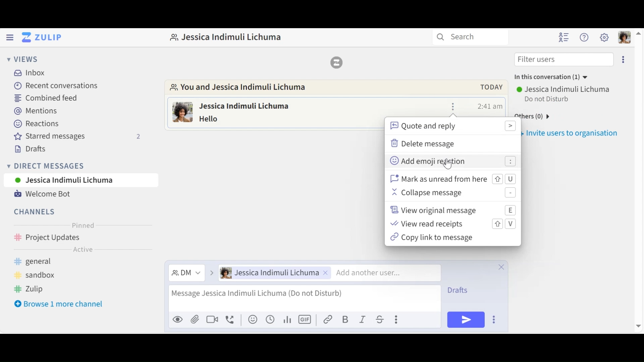  What do you see at coordinates (469, 37) in the screenshot?
I see `search` at bounding box center [469, 37].